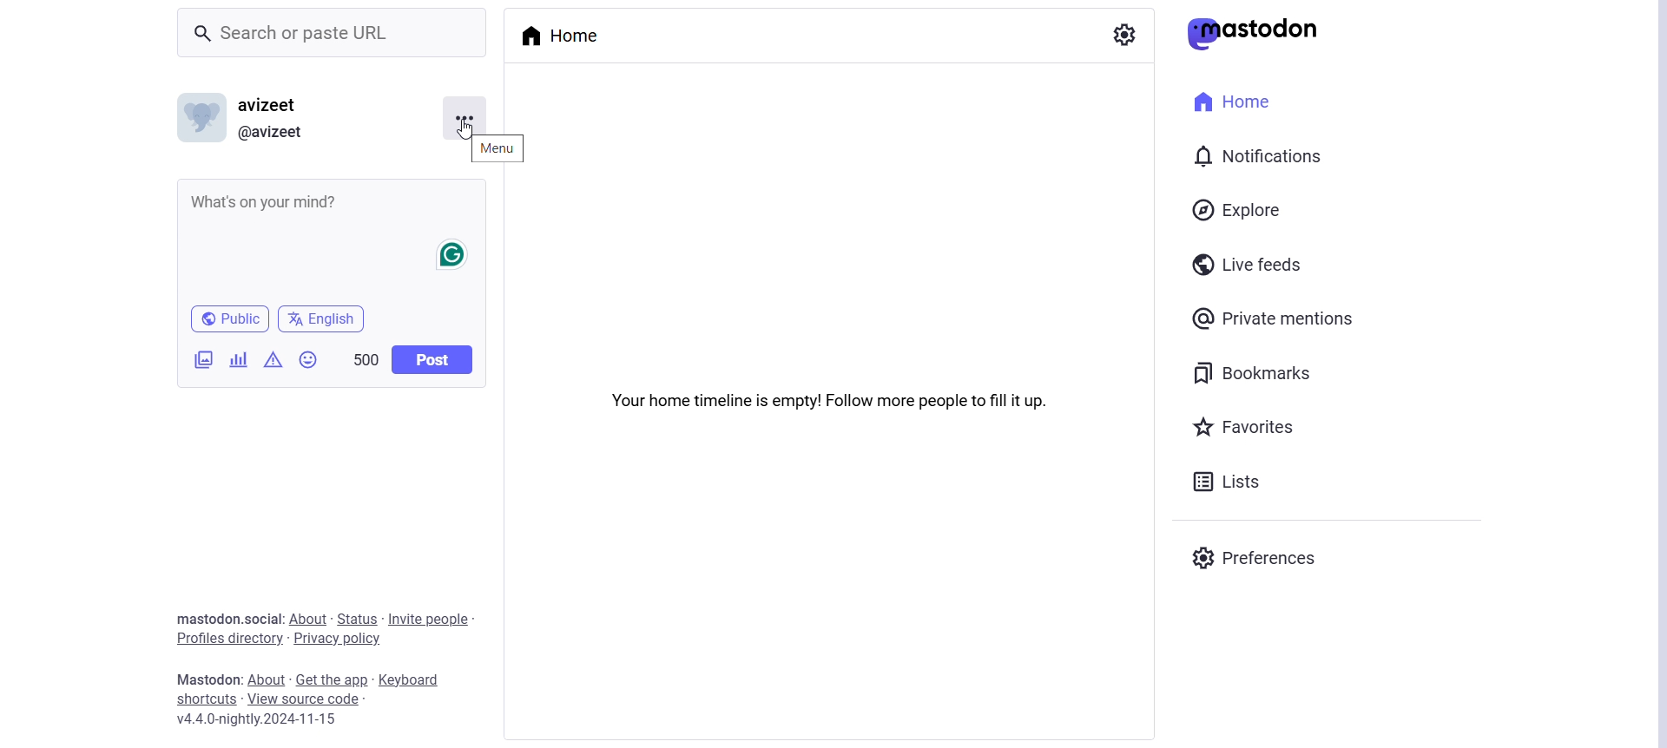 Image resolution: width=1667 pixels, height=748 pixels. Describe the element at coordinates (1262, 371) in the screenshot. I see `Bookmarks` at that location.